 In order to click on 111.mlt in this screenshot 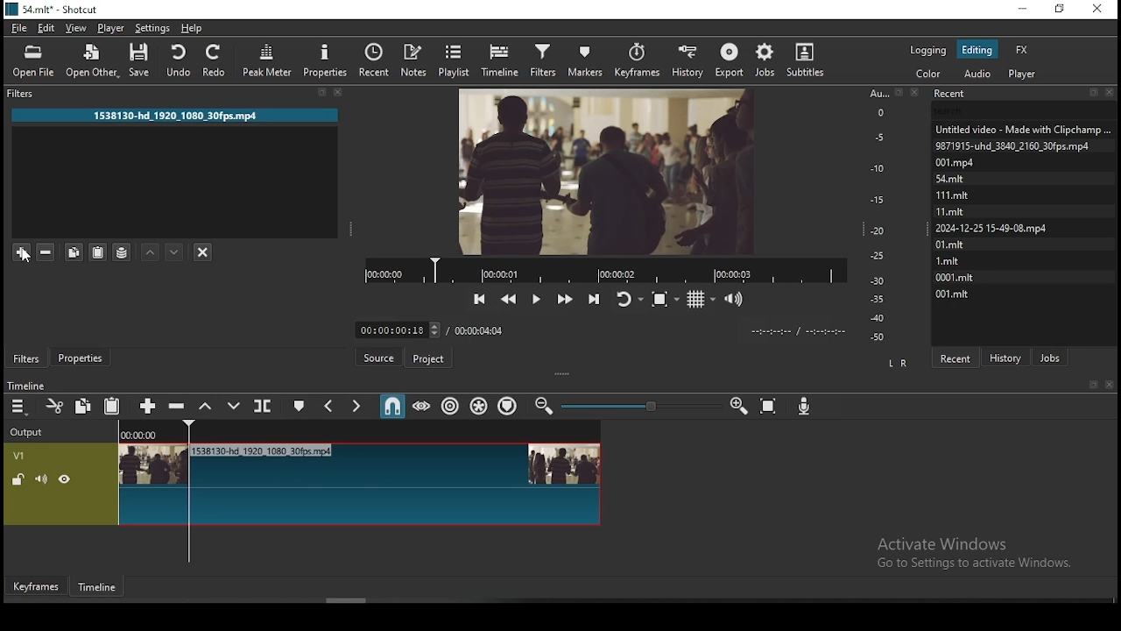, I will do `click(952, 193)`.